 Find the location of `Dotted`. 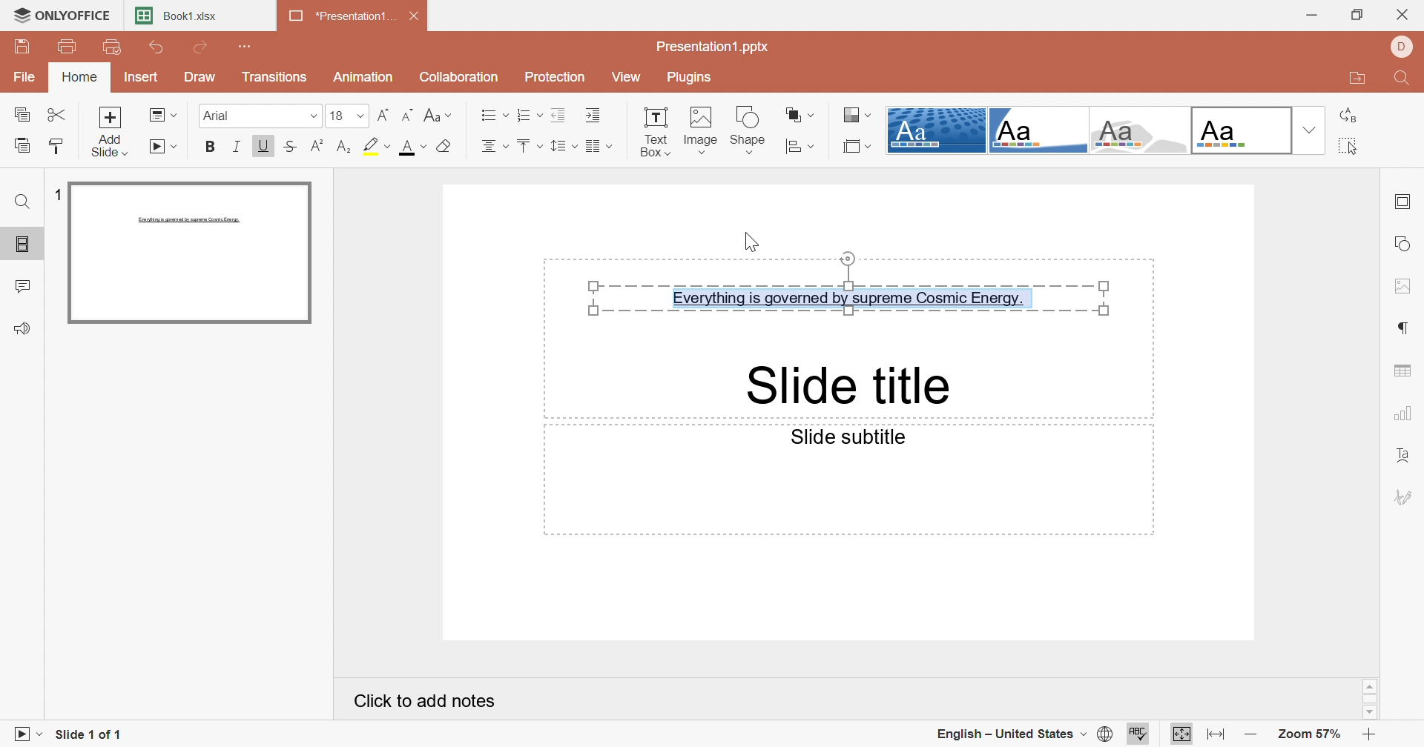

Dotted is located at coordinates (938, 130).